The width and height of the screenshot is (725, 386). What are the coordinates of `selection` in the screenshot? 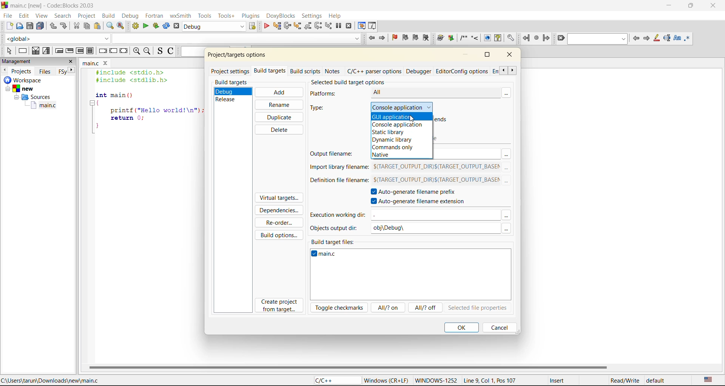 It's located at (47, 51).